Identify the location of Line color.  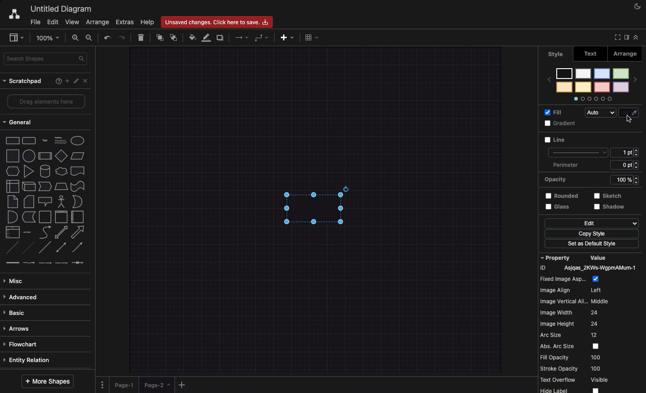
(208, 37).